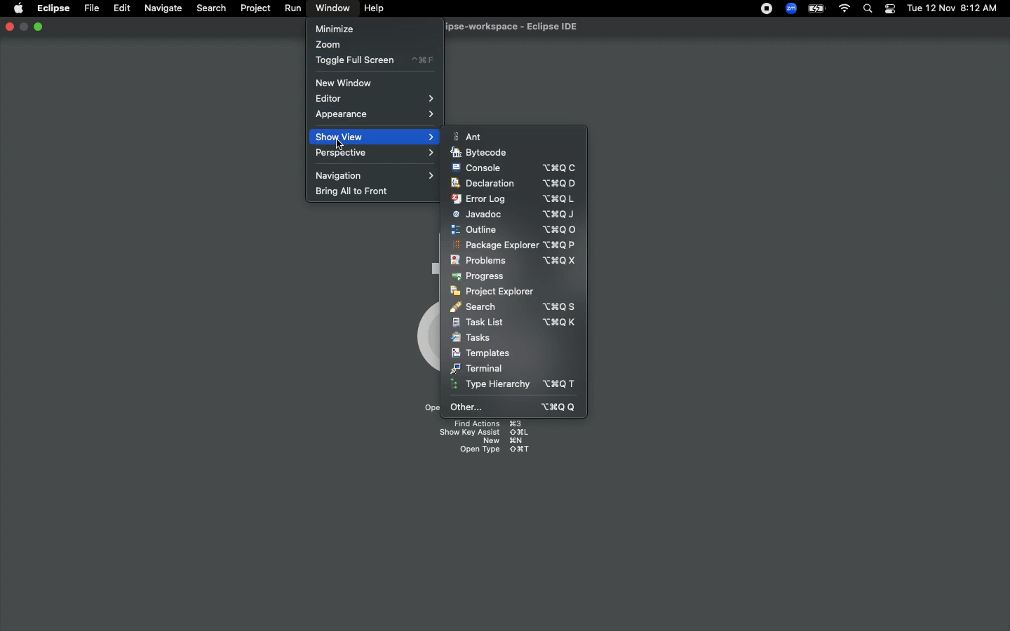  Describe the element at coordinates (372, 156) in the screenshot. I see `Perspective` at that location.